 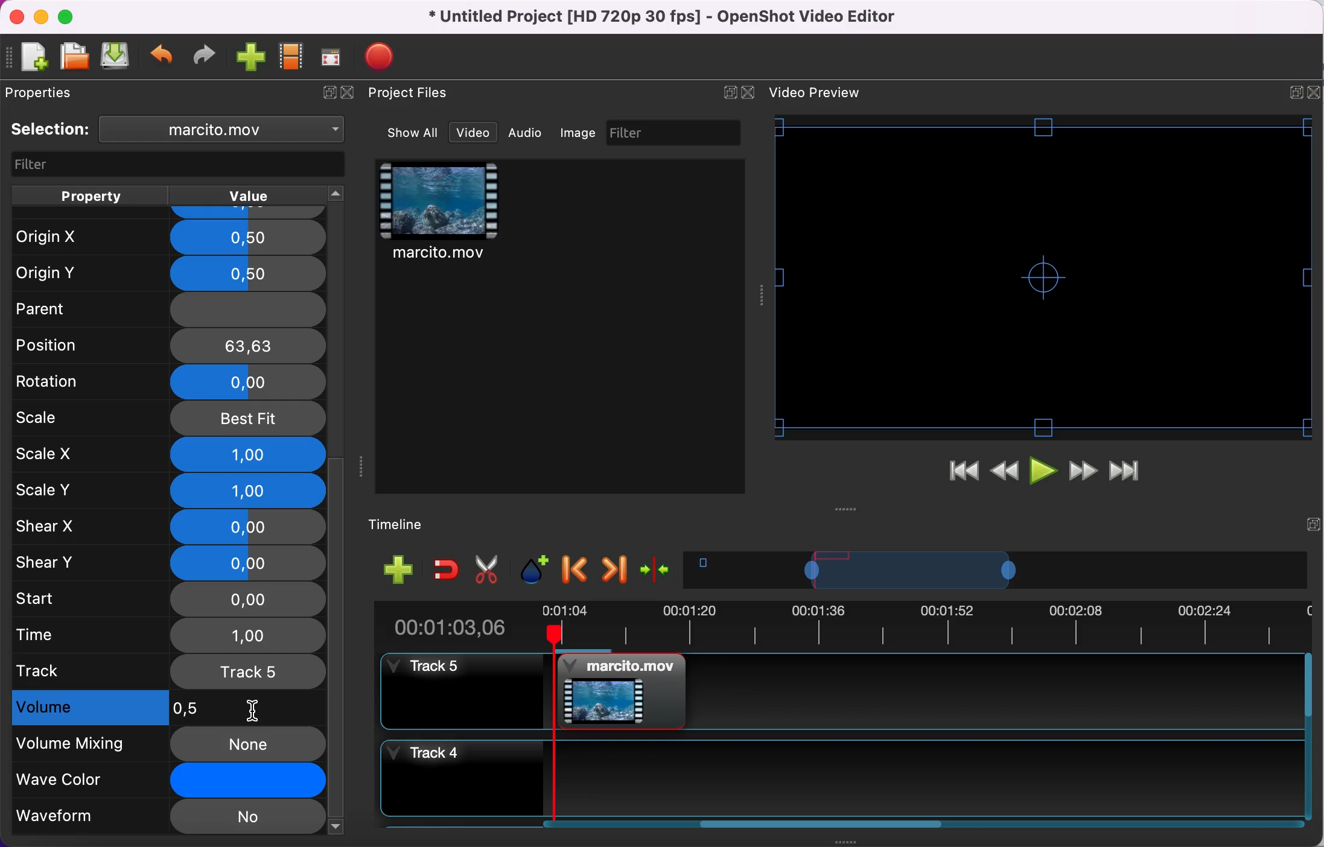 I want to click on property, so click(x=89, y=195).